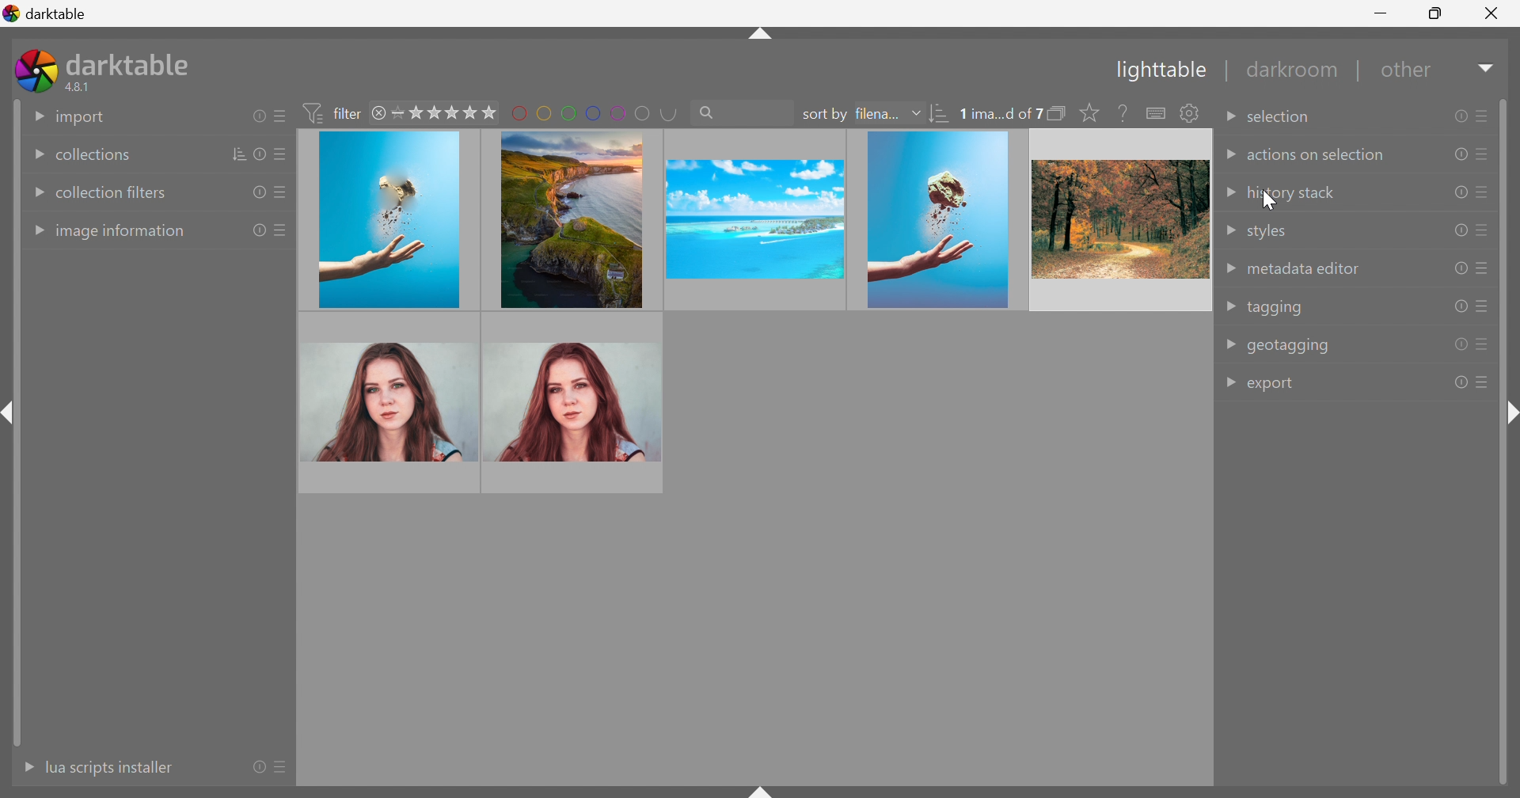 The image size is (1520, 798). I want to click on show global preference, so click(1188, 112).